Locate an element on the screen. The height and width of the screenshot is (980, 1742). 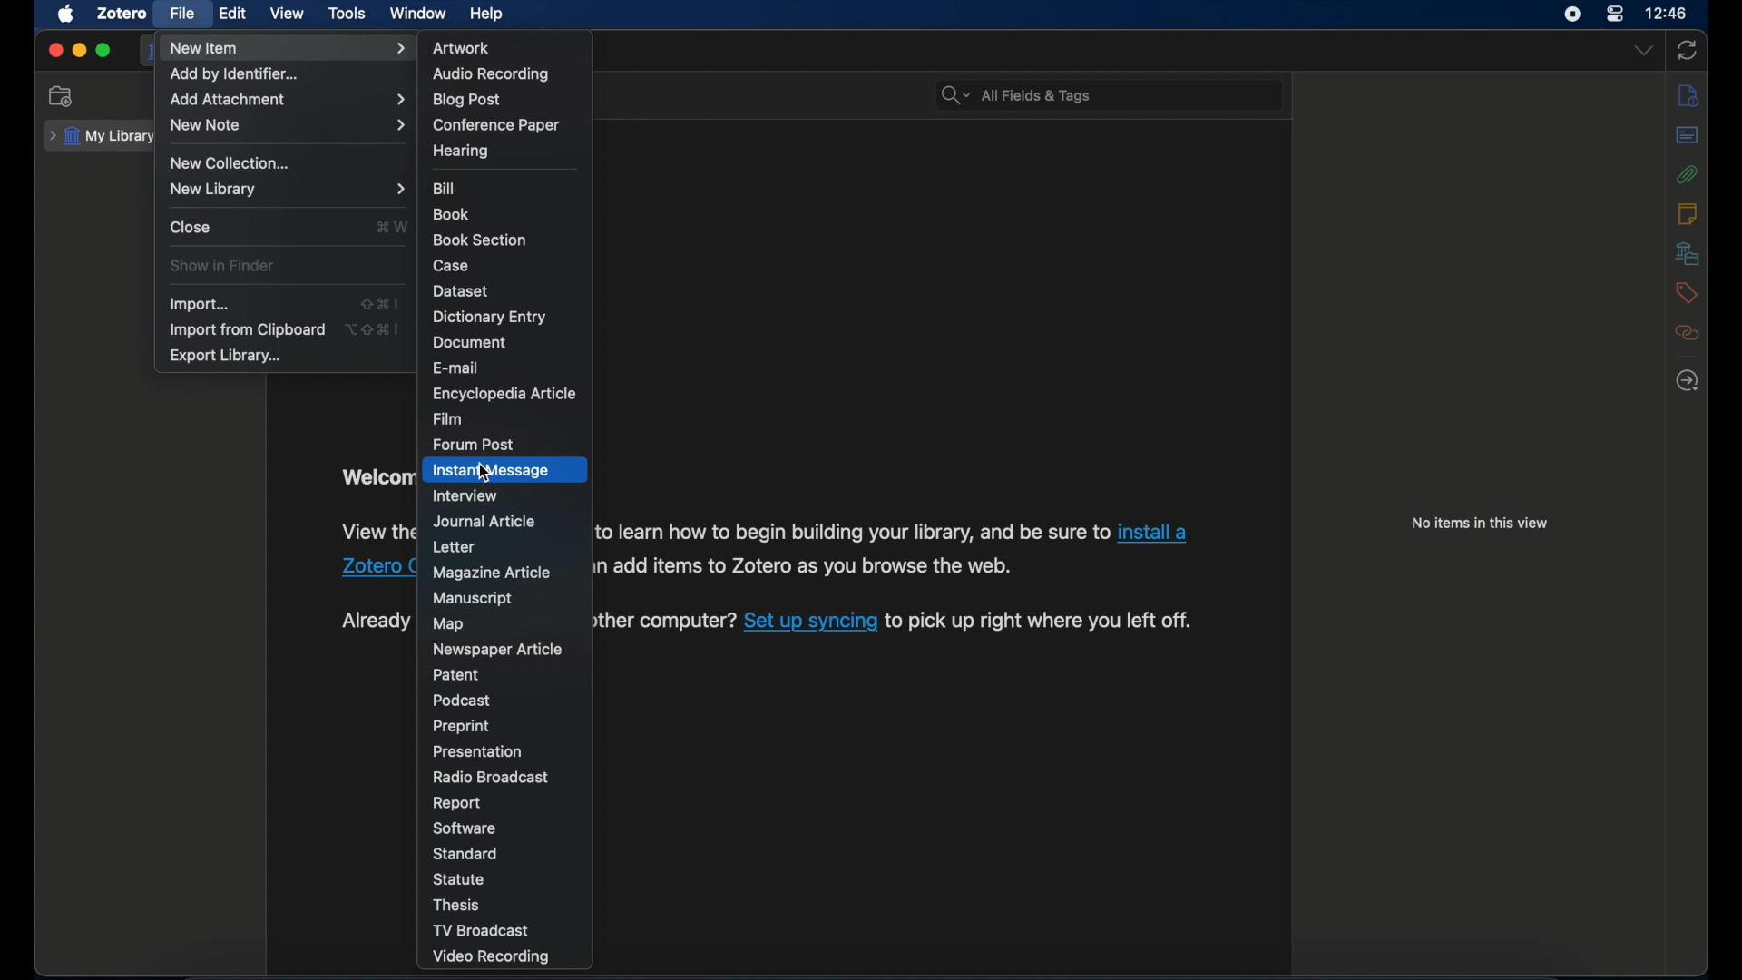
tools is located at coordinates (347, 14).